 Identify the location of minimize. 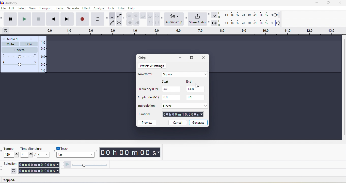
(318, 3).